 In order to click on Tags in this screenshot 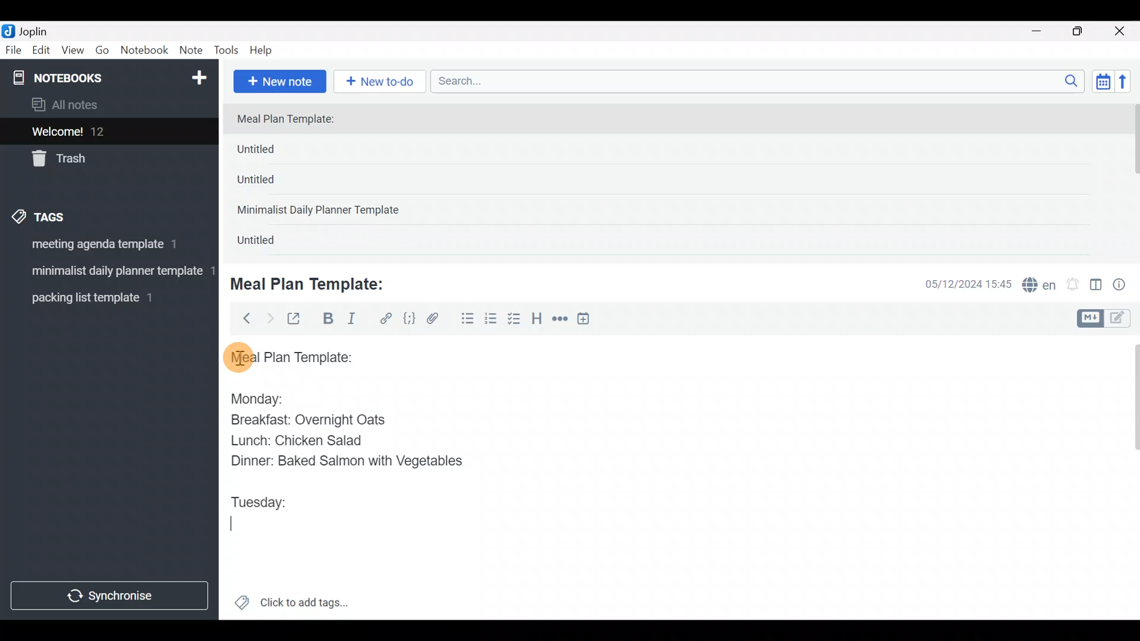, I will do `click(66, 215)`.